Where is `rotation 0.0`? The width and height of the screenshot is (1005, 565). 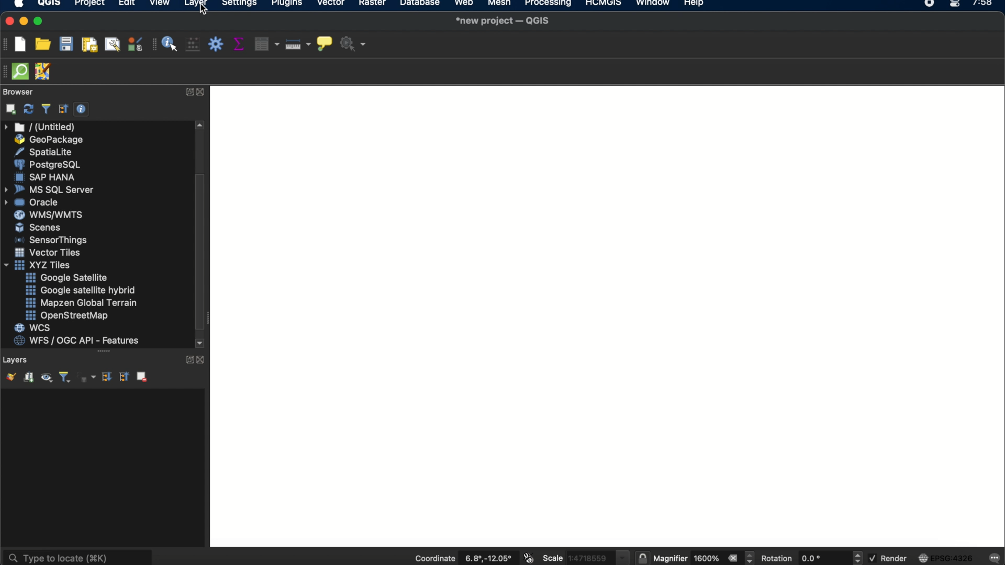
rotation 0.0 is located at coordinates (811, 557).